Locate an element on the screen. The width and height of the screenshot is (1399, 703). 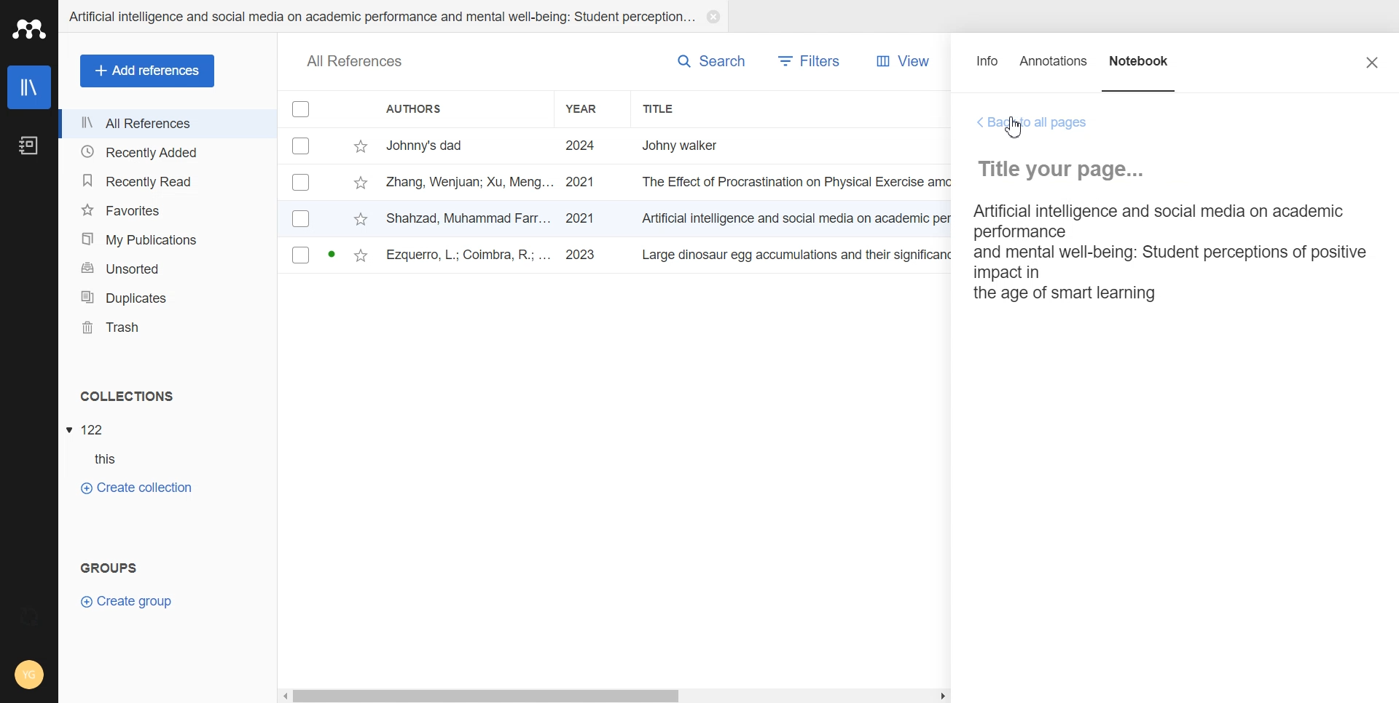
star is located at coordinates (361, 147).